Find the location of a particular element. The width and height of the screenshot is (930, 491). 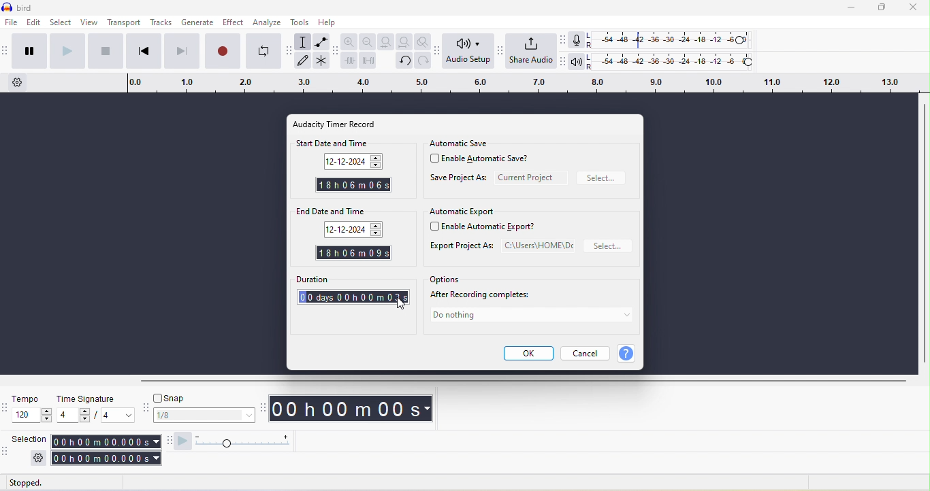

audacity tools toolbar is located at coordinates (290, 53).